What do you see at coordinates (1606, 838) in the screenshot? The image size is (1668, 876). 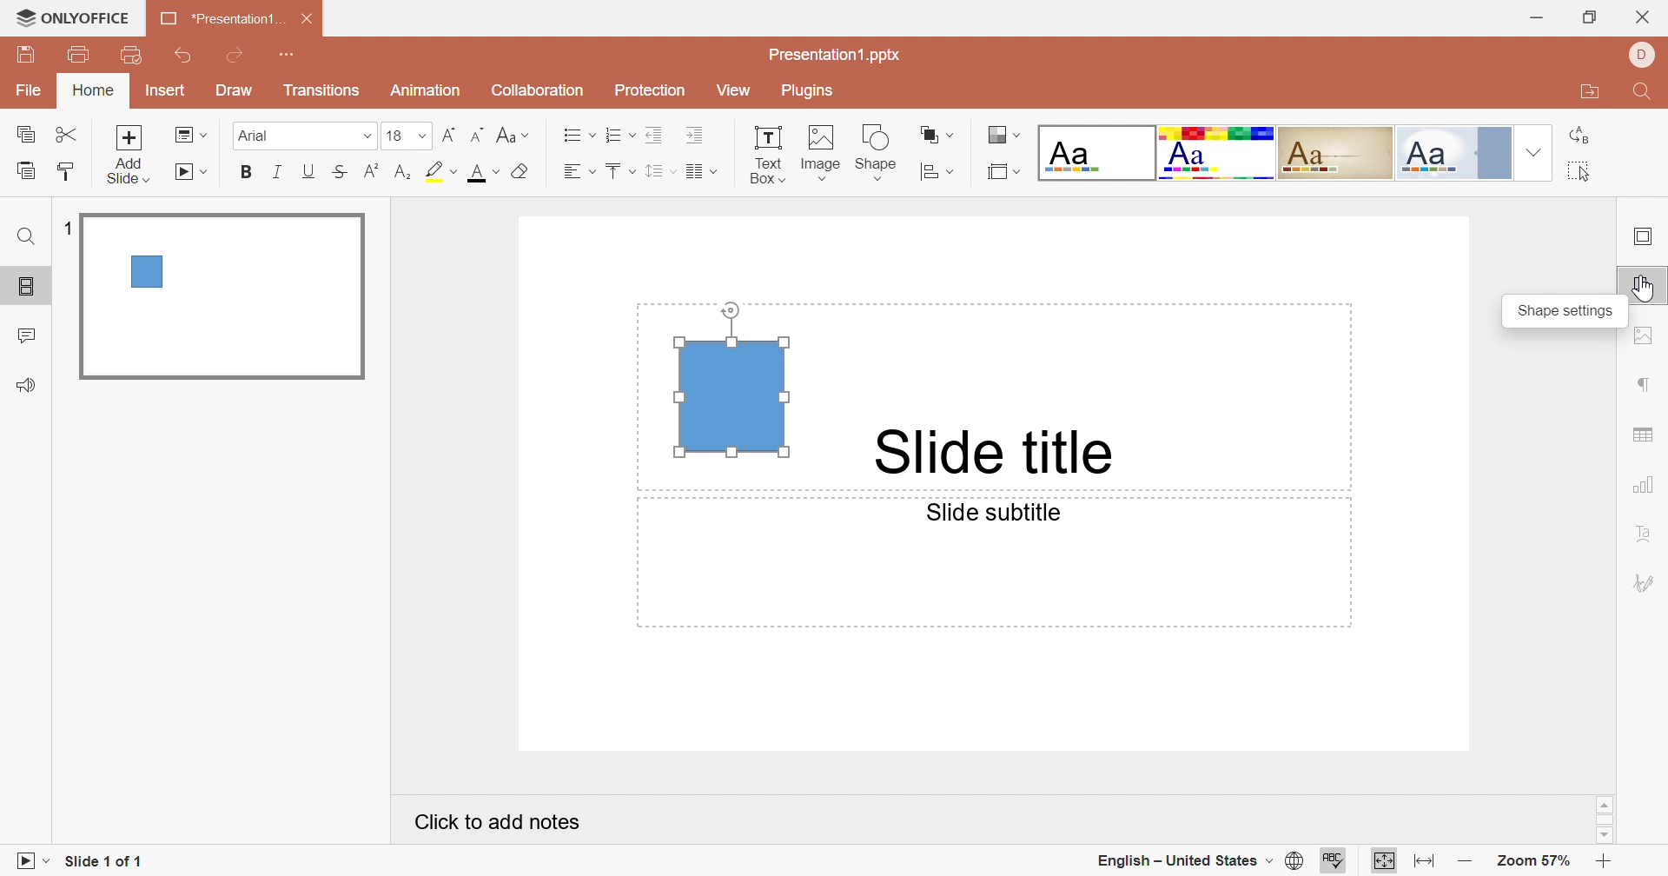 I see `Scroll down` at bounding box center [1606, 838].